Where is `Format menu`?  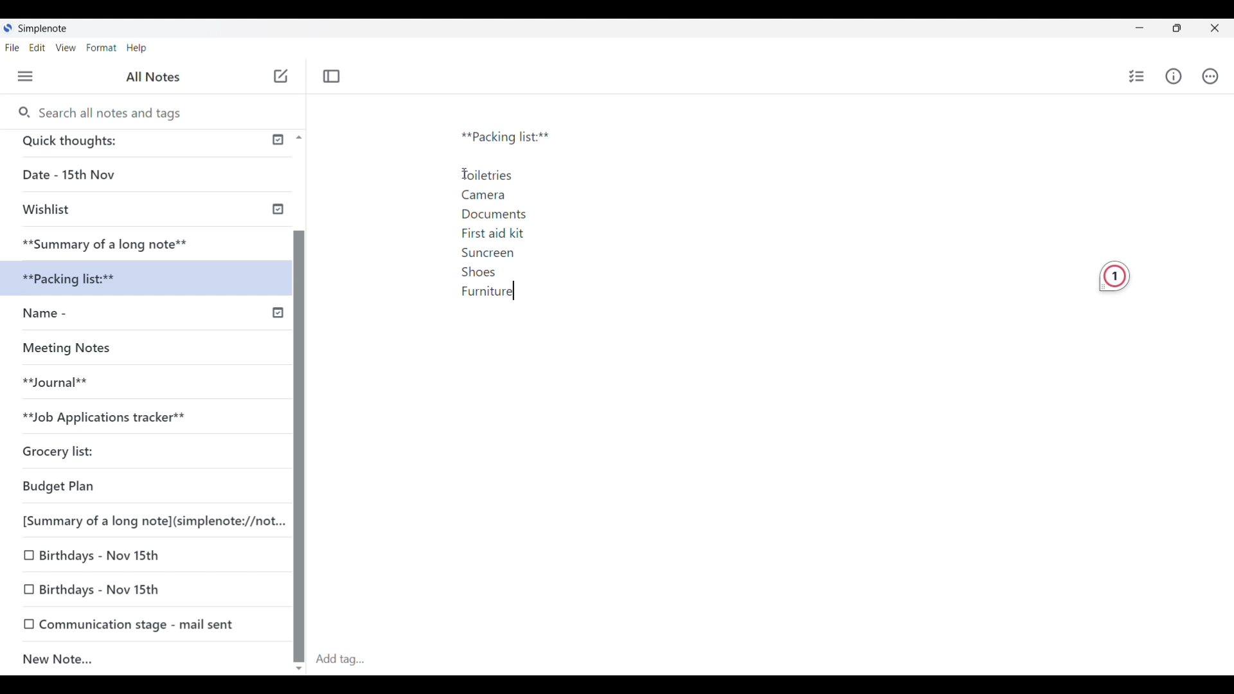
Format menu is located at coordinates (102, 48).